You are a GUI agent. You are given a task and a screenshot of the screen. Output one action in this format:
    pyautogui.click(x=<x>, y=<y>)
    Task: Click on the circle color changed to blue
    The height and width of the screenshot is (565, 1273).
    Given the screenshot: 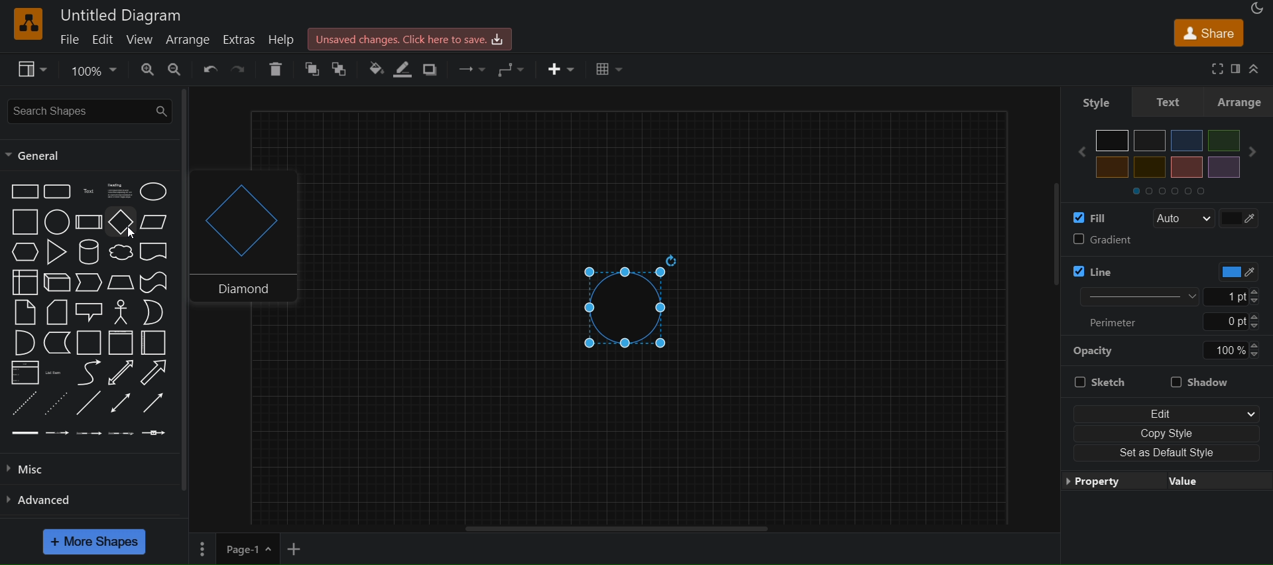 What is the action you would take?
    pyautogui.click(x=635, y=306)
    